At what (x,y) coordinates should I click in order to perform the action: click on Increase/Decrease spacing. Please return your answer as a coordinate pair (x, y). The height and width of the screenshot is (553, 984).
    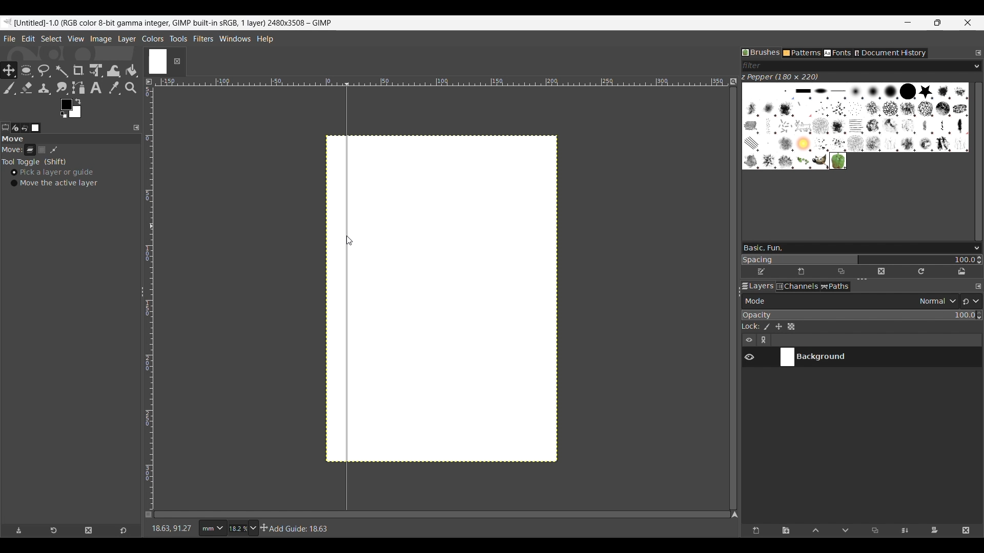
    Looking at the image, I should click on (979, 260).